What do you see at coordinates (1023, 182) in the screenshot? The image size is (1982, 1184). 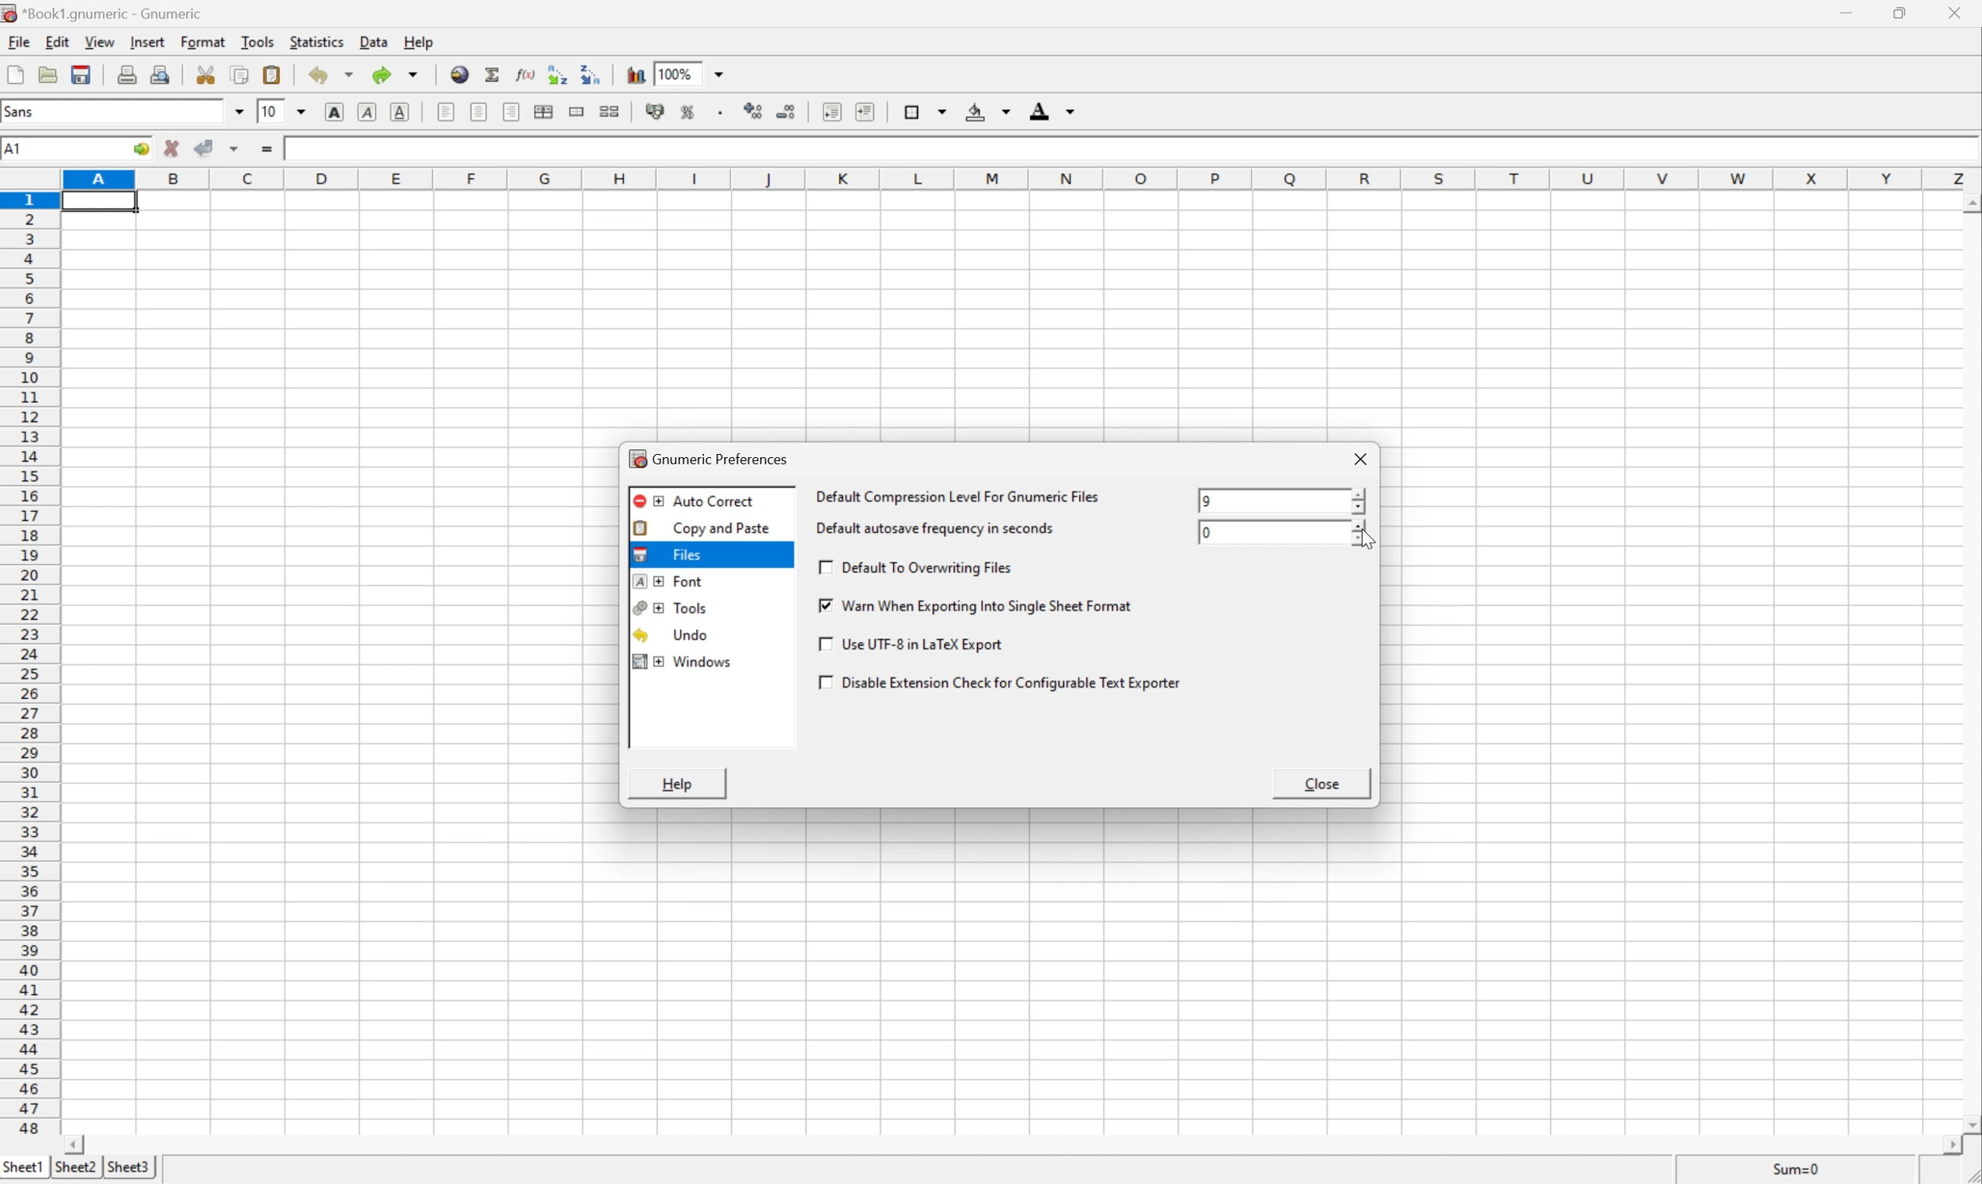 I see `column names` at bounding box center [1023, 182].